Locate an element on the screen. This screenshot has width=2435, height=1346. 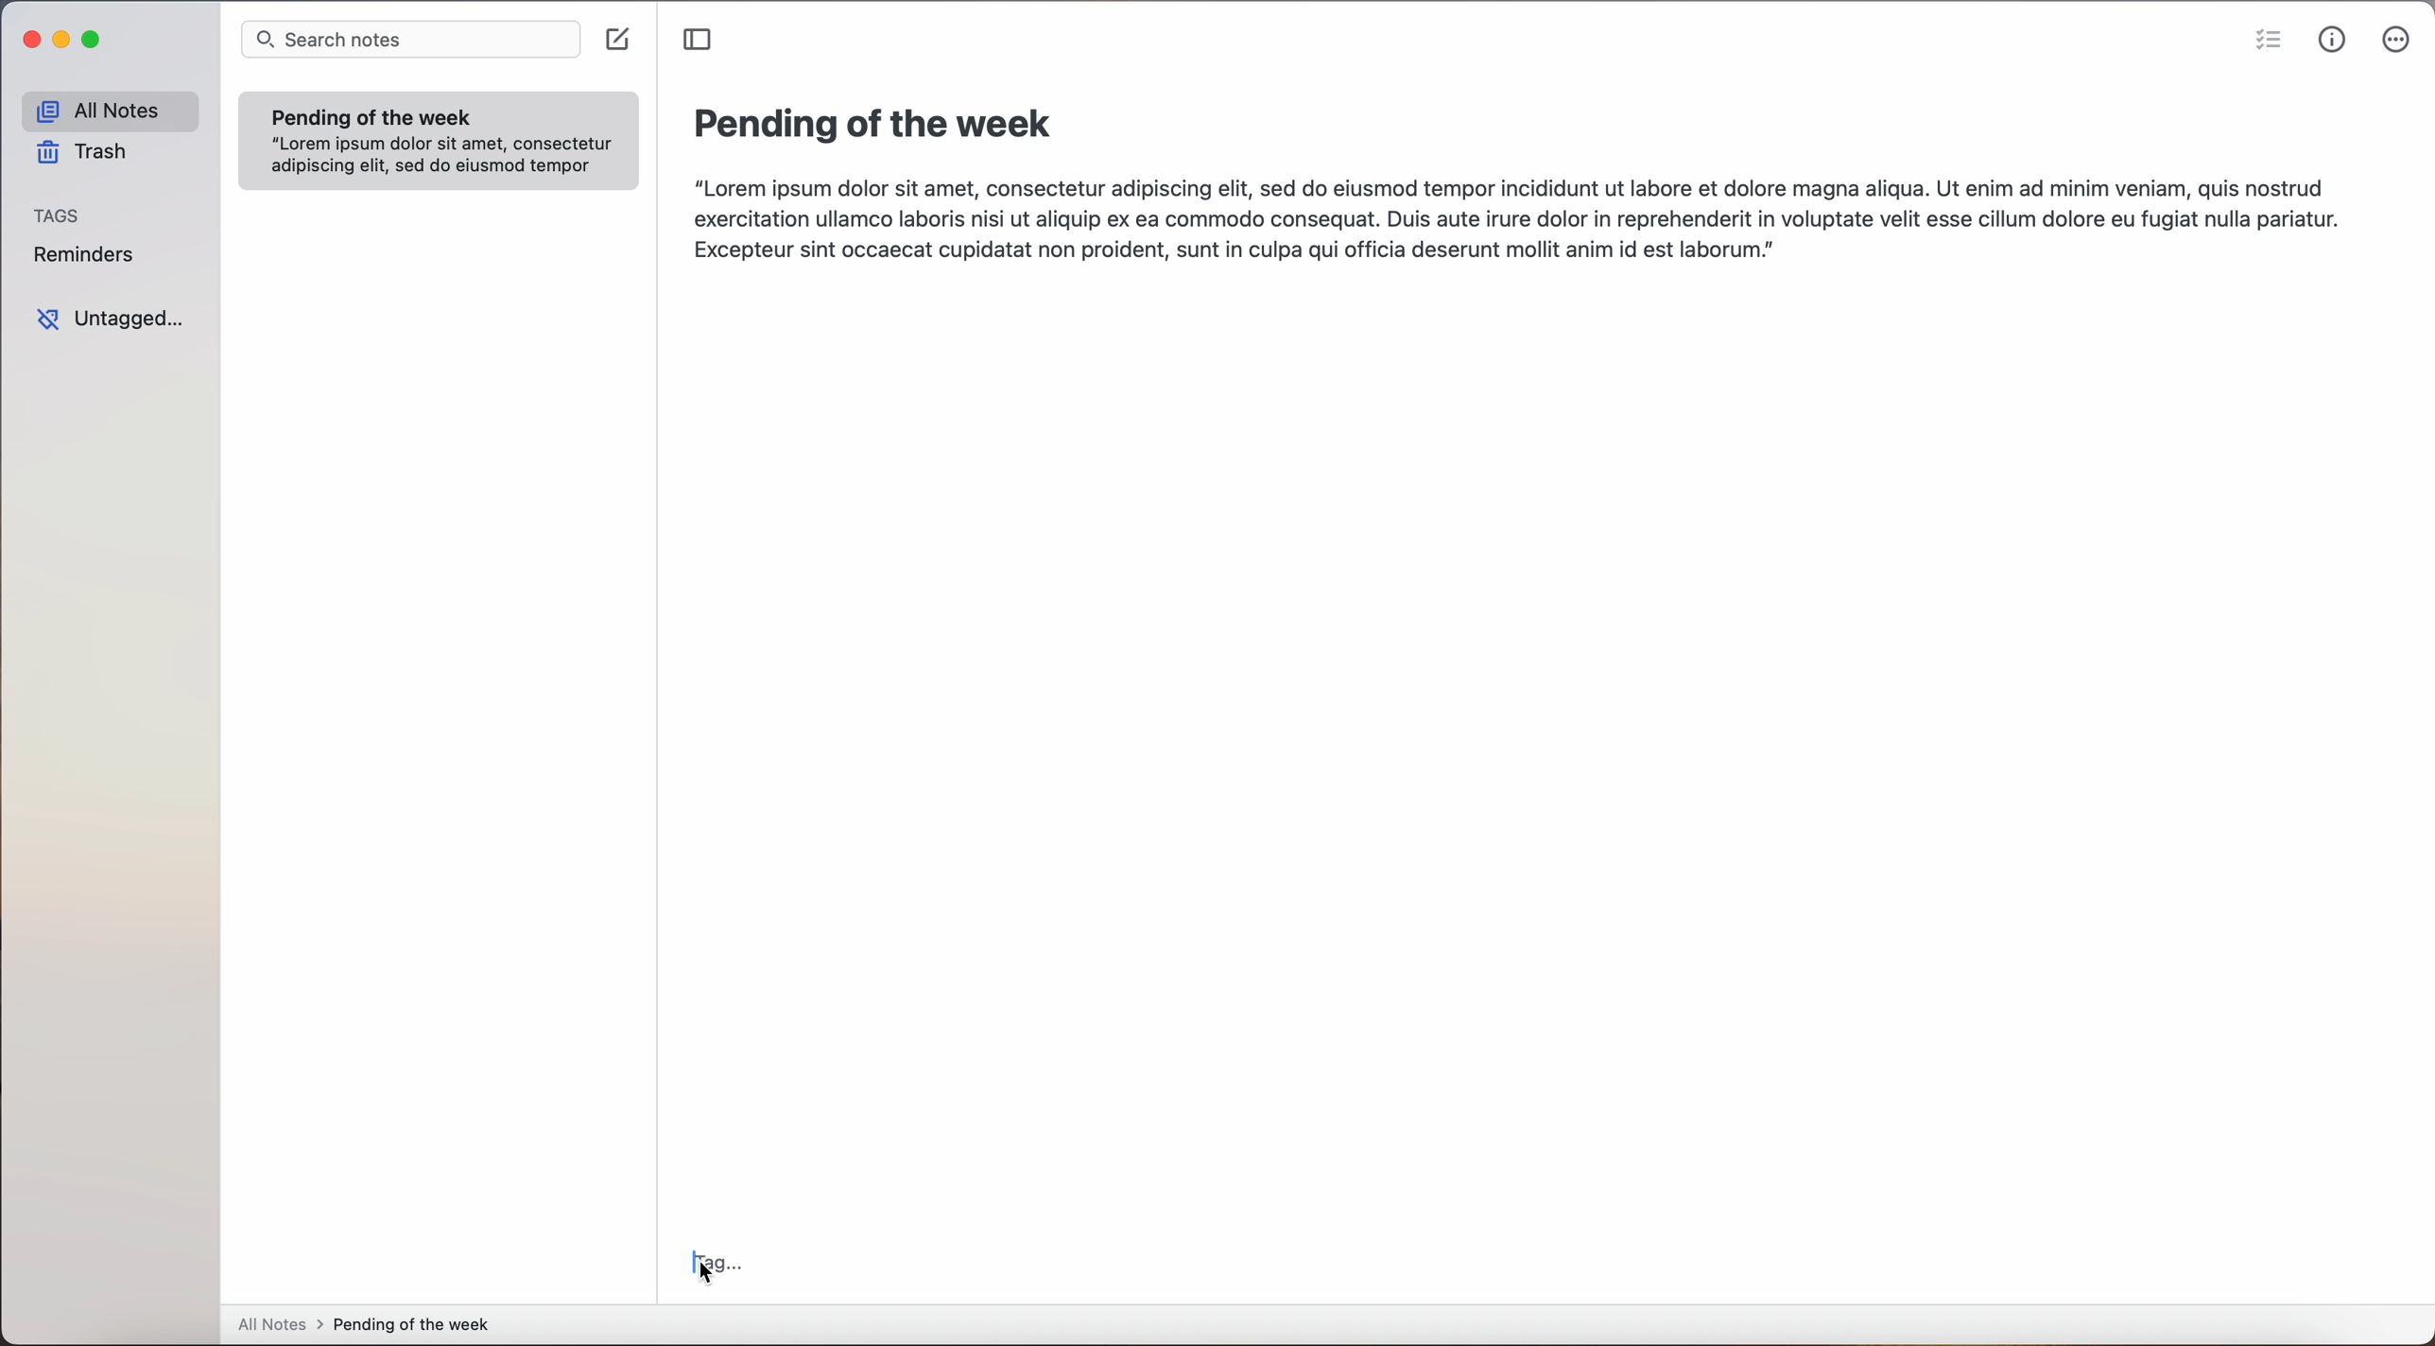
close app is located at coordinates (26, 42).